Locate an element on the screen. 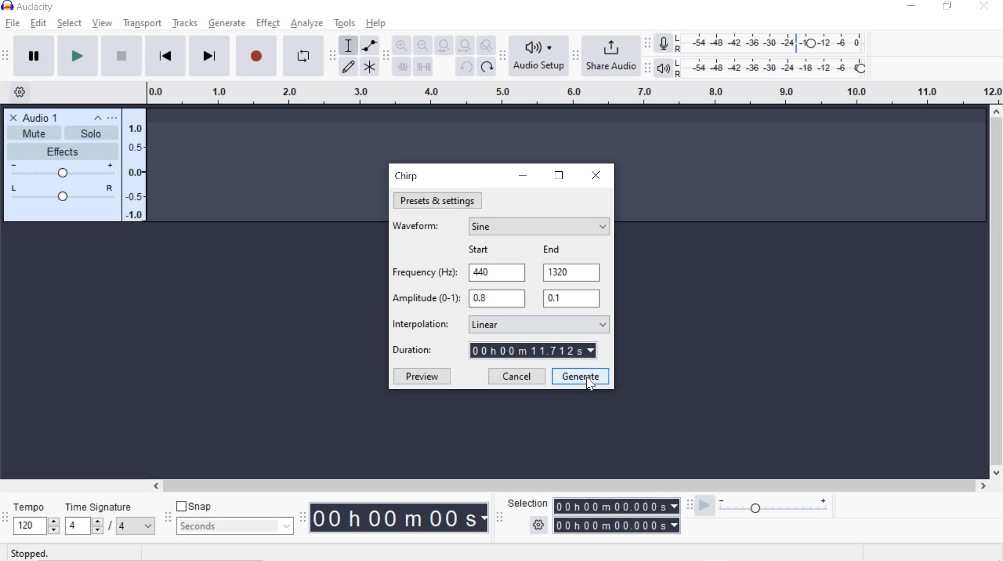 The height and width of the screenshot is (561, 1003). restore down is located at coordinates (559, 177).